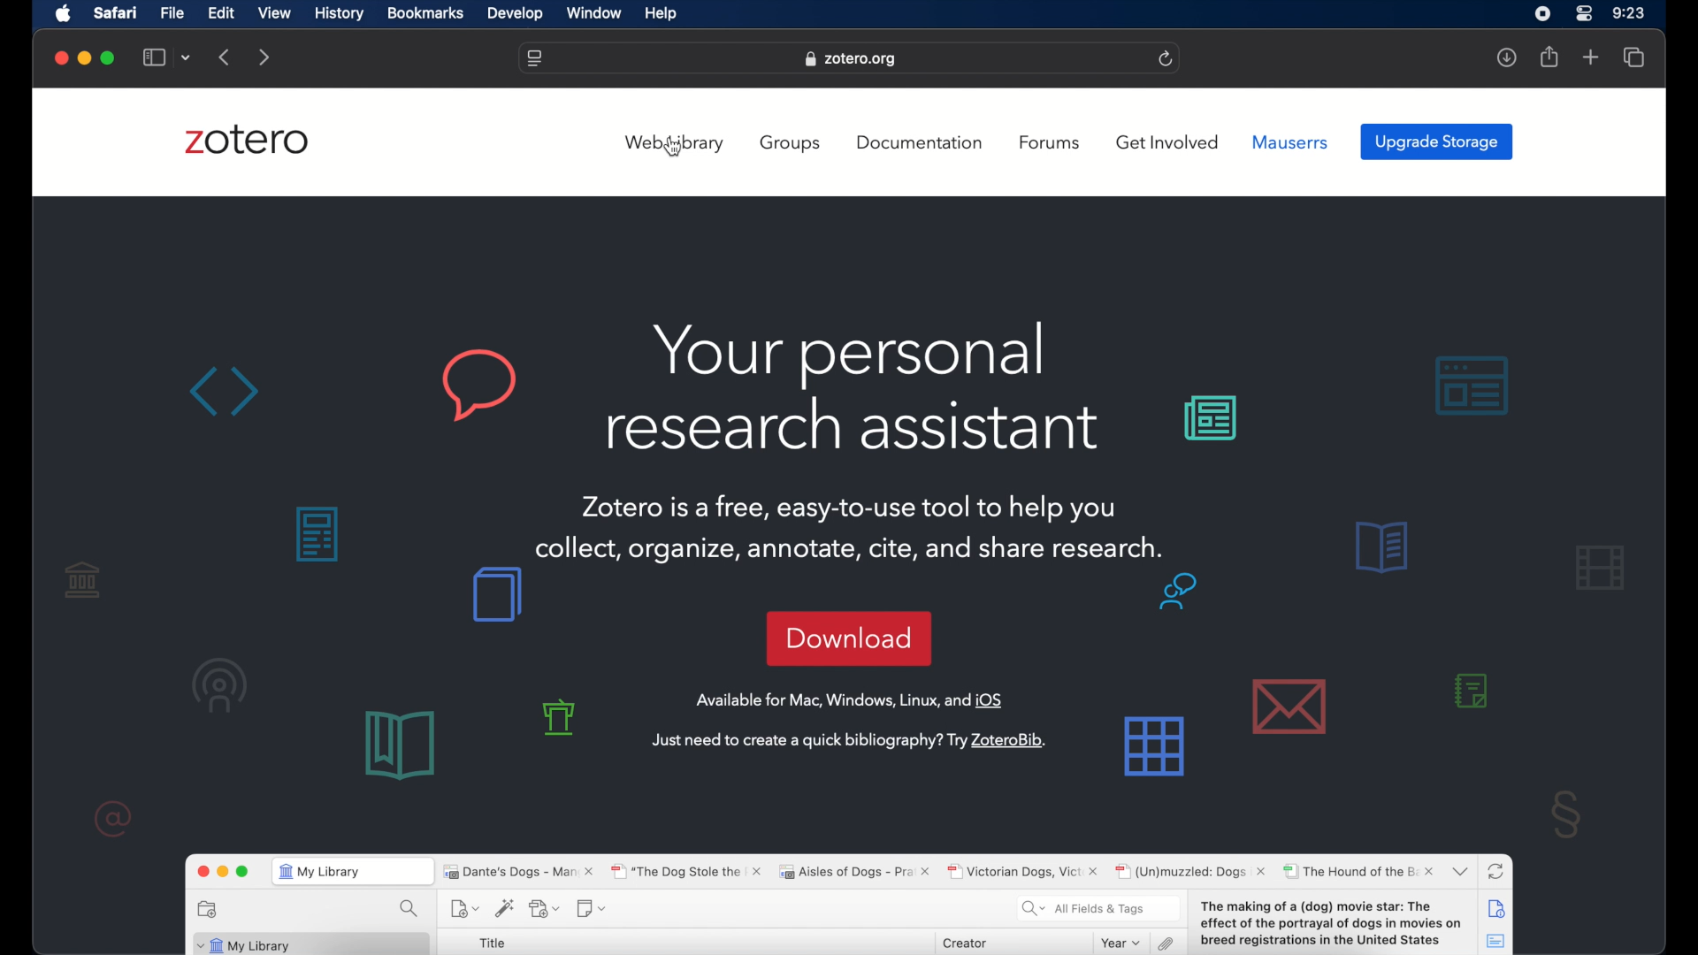  What do you see at coordinates (154, 58) in the screenshot?
I see `show sidebar` at bounding box center [154, 58].